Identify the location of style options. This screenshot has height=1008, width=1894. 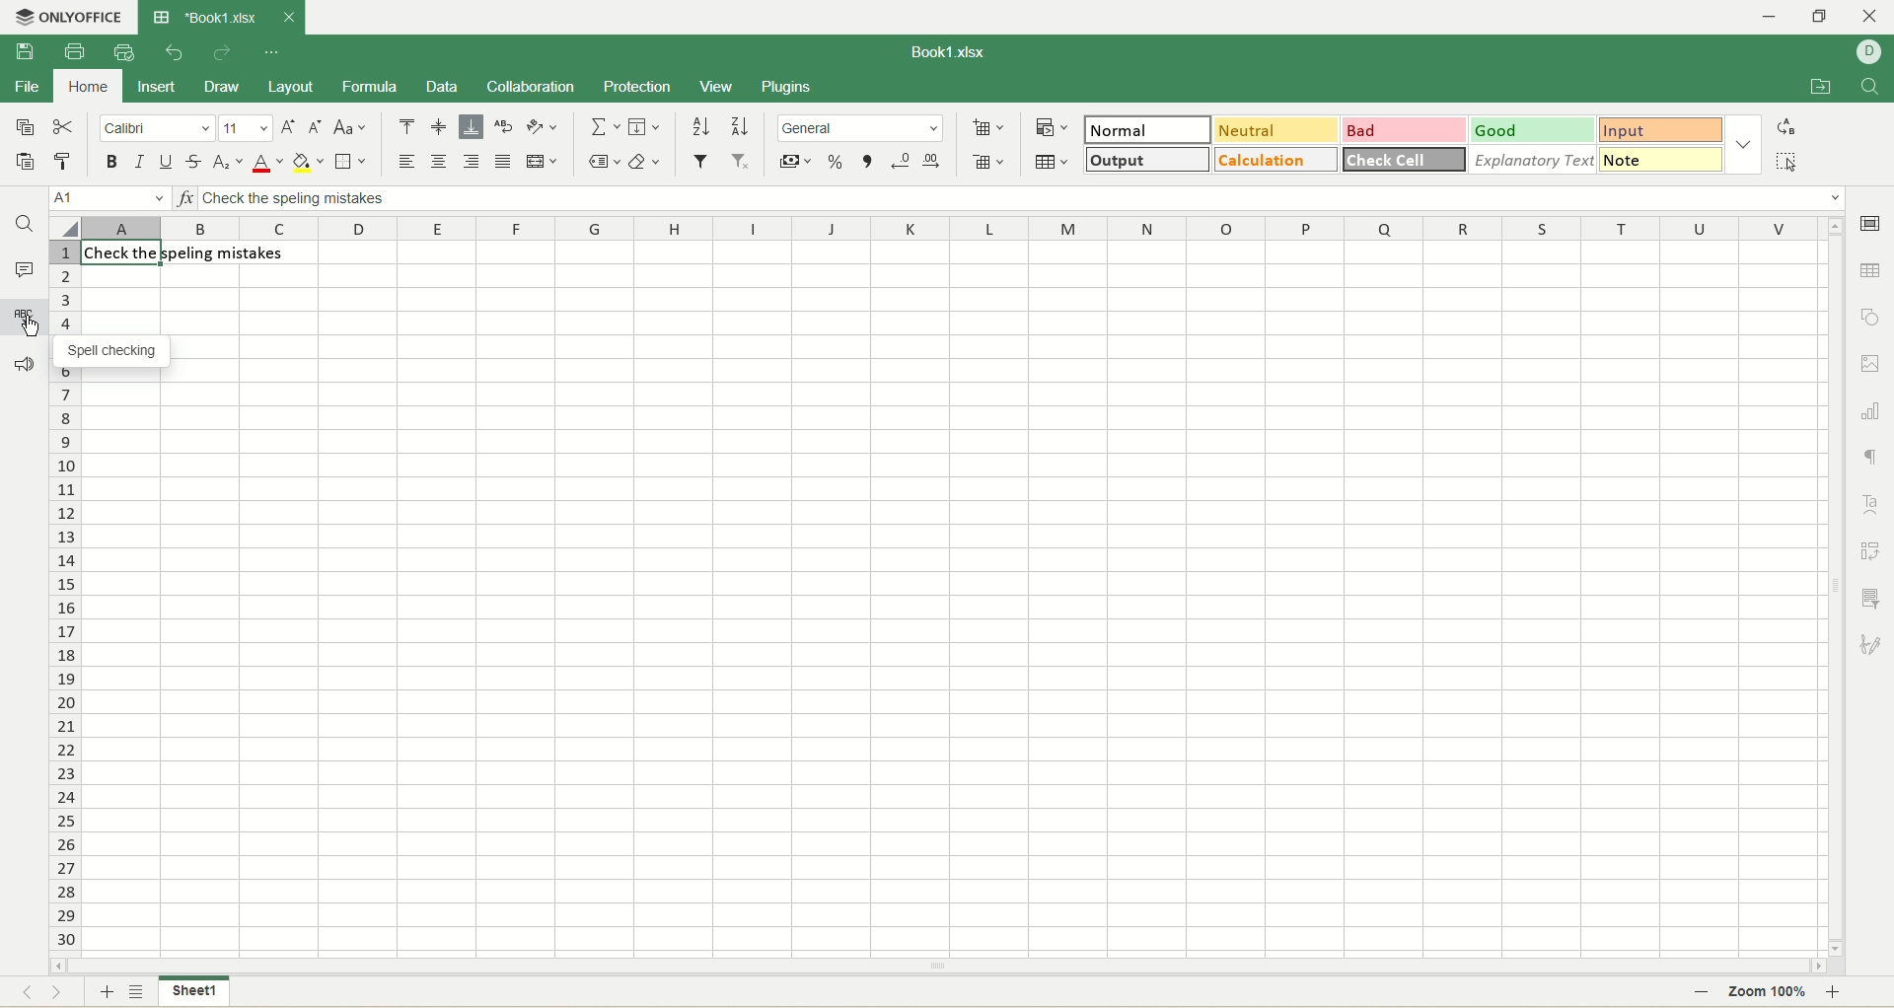
(1742, 148).